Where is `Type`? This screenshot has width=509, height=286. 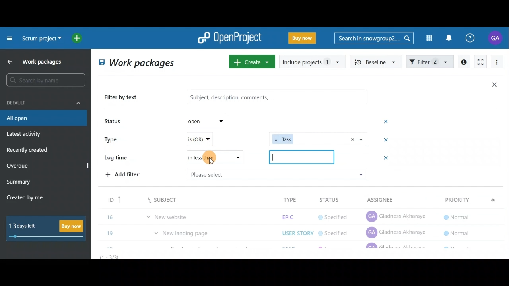 Type is located at coordinates (114, 139).